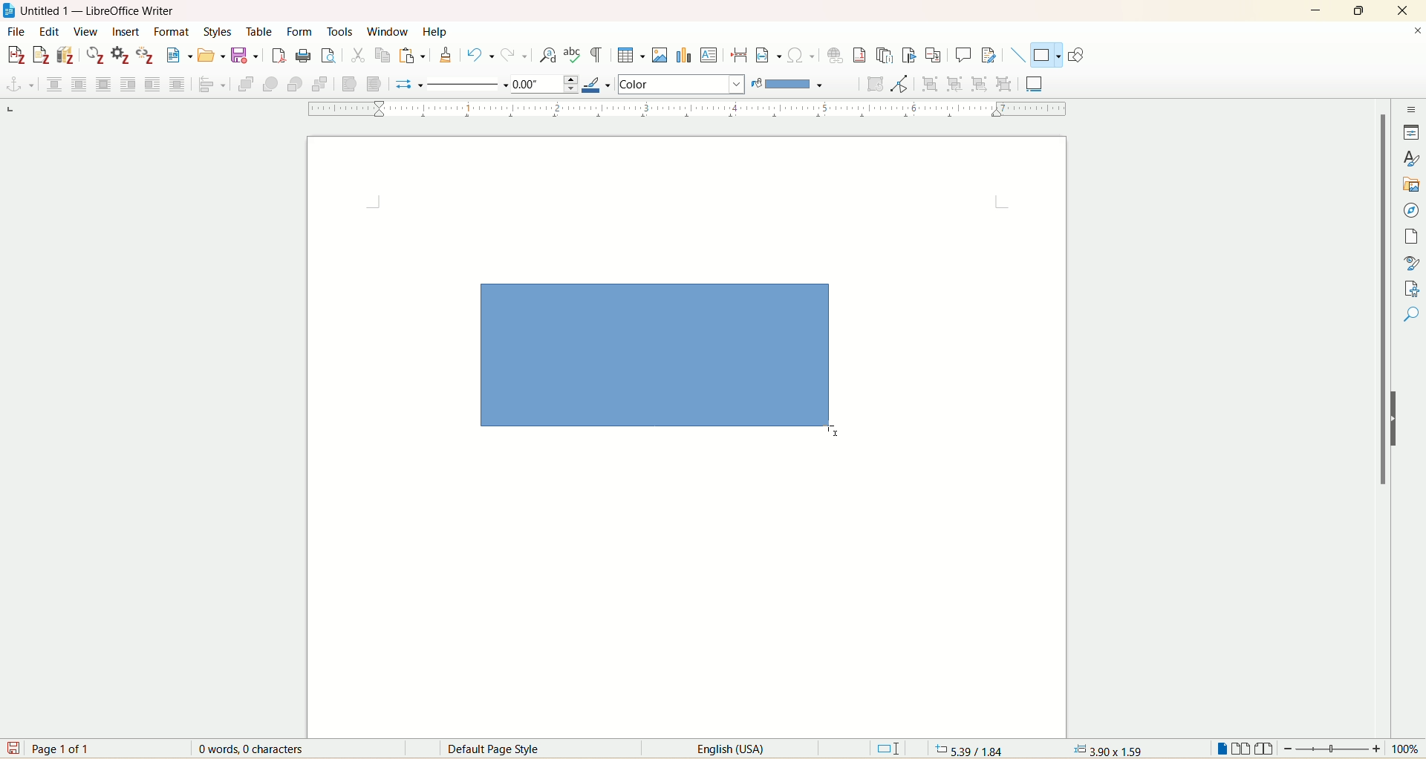 The width and height of the screenshot is (1426, 759). I want to click on new, so click(179, 55).